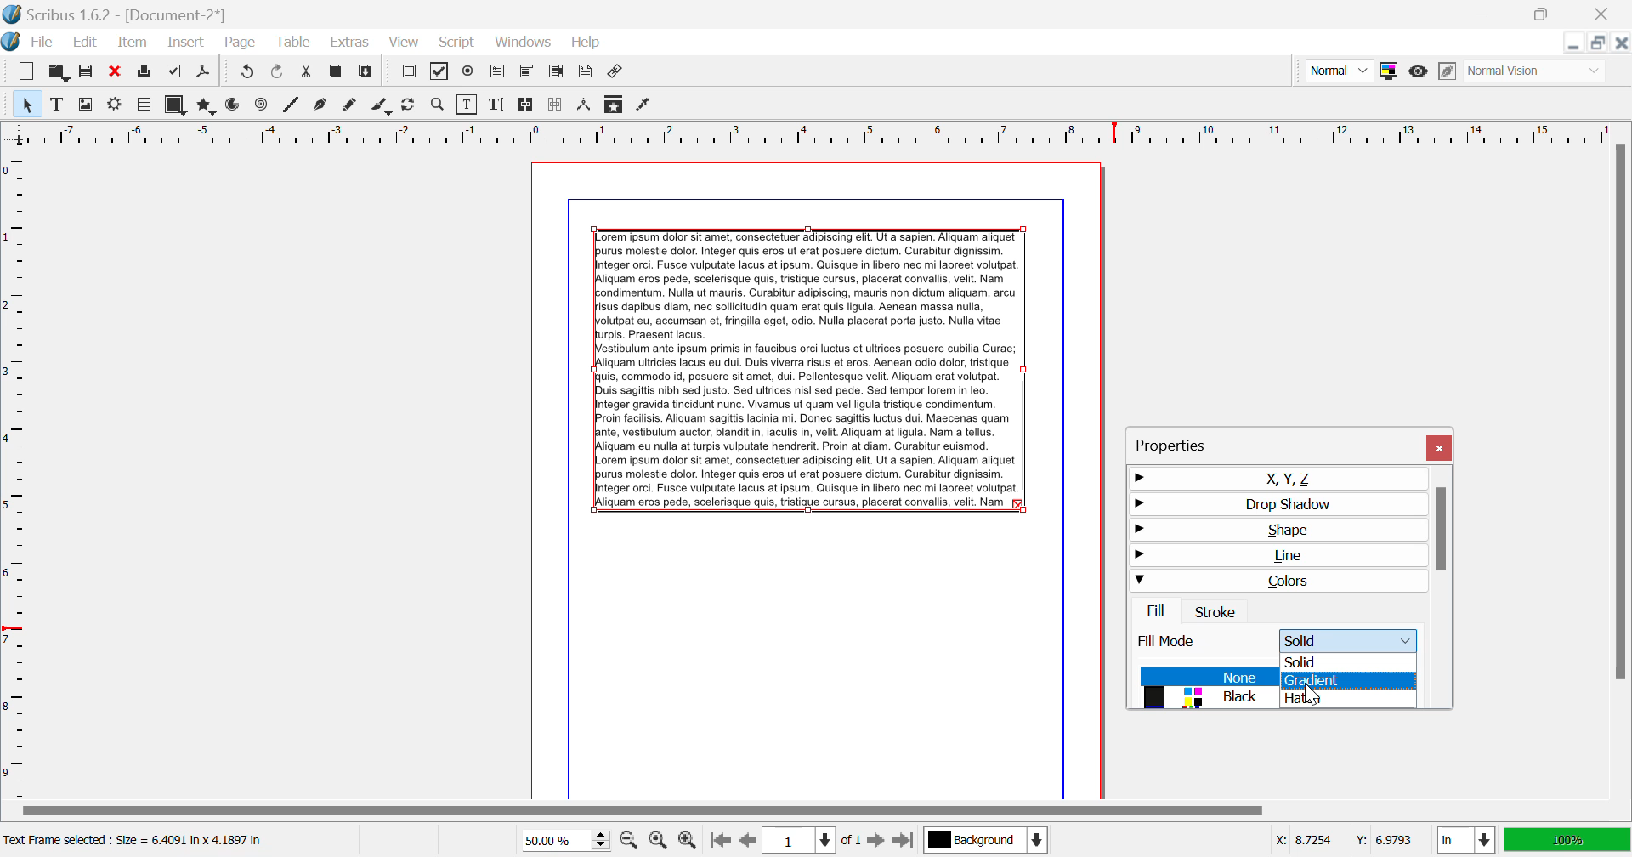 The width and height of the screenshot is (1632, 857). I want to click on Restore Down, so click(1487, 14).